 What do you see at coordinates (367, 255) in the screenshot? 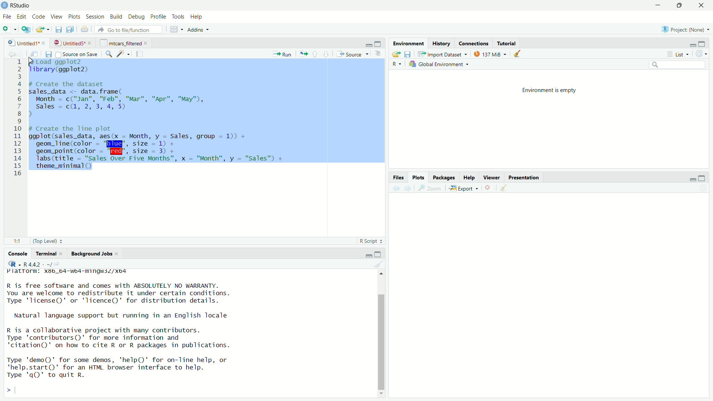
I see `minimize` at bounding box center [367, 255].